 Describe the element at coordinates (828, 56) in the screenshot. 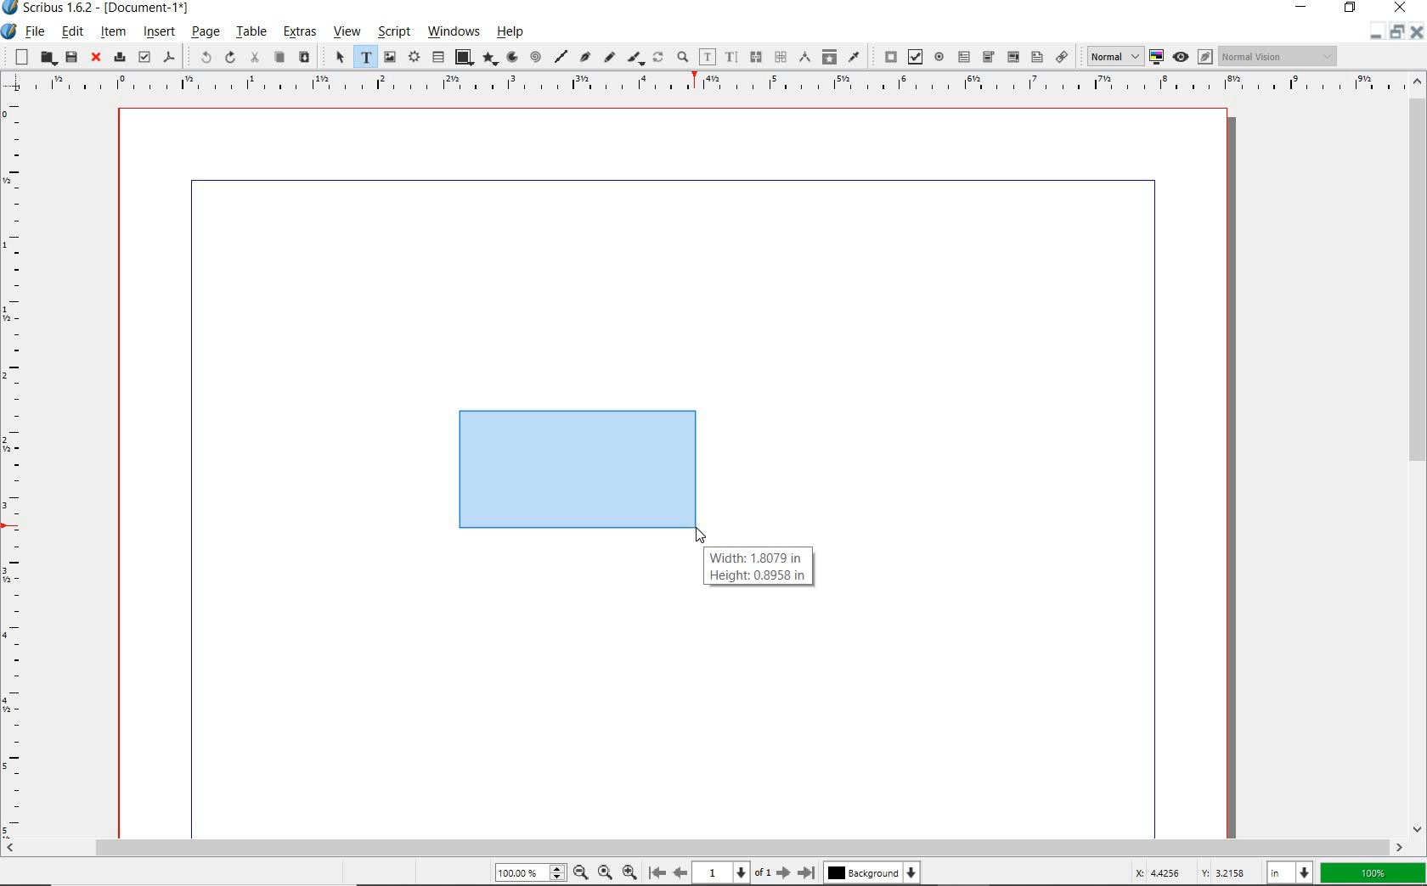

I see `copy item properties` at that location.